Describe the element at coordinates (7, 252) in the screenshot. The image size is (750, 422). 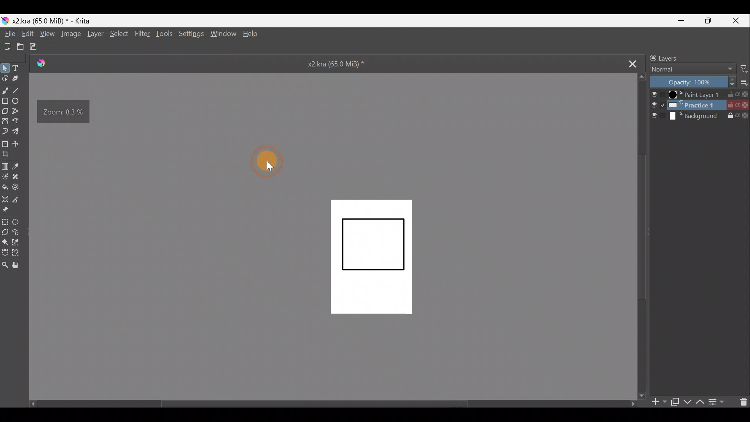
I see `Bezier curve selection tool` at that location.